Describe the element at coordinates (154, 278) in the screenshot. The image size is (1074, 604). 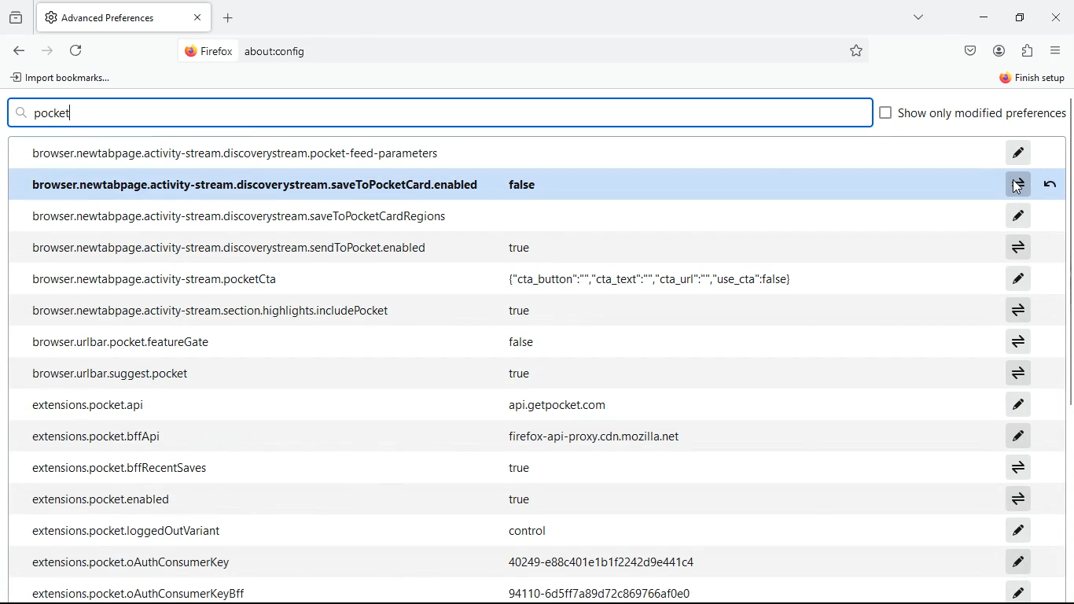
I see `browser.newtabpage.activity-stream.pocketCta` at that location.